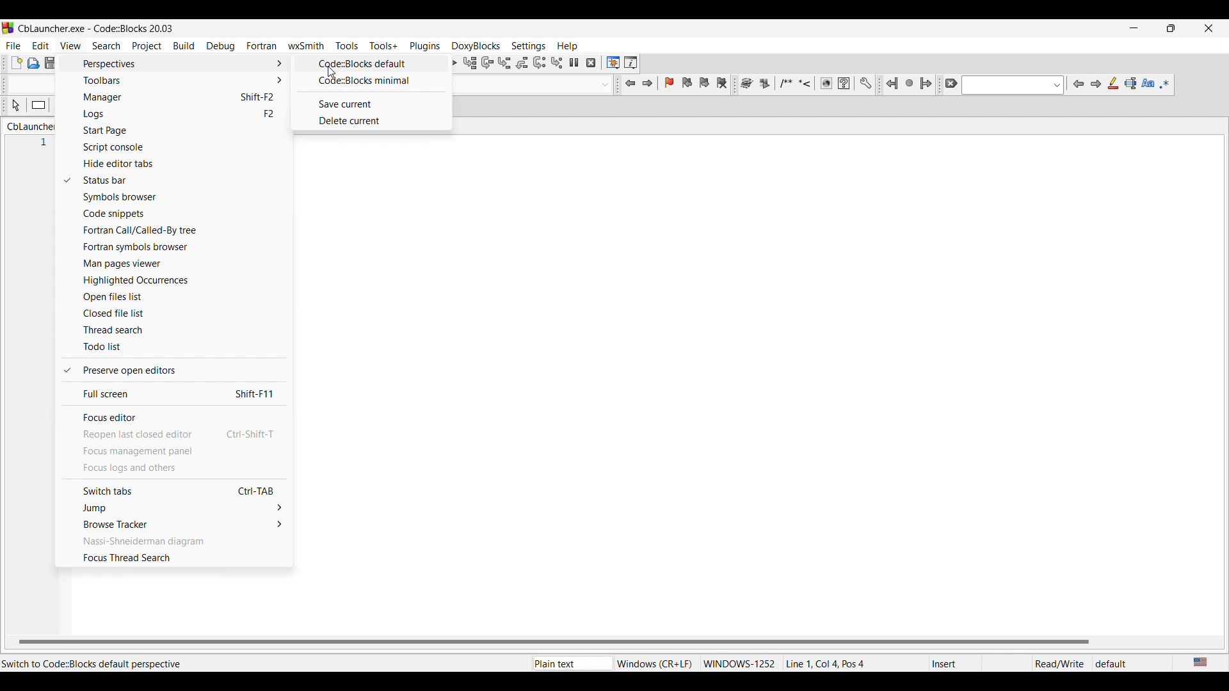 The height and width of the screenshot is (691, 1229). What do you see at coordinates (175, 541) in the screenshot?
I see `Nassi-Shneiderman diagram` at bounding box center [175, 541].